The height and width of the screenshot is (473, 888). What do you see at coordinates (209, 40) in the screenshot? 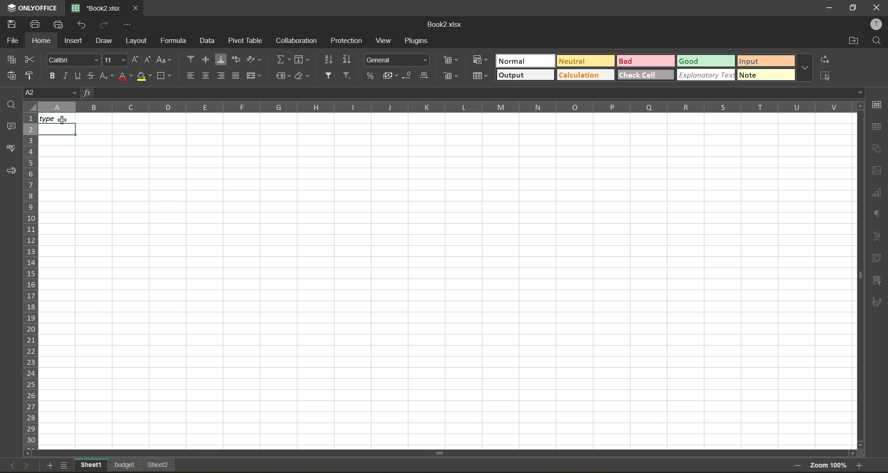
I see `data` at bounding box center [209, 40].